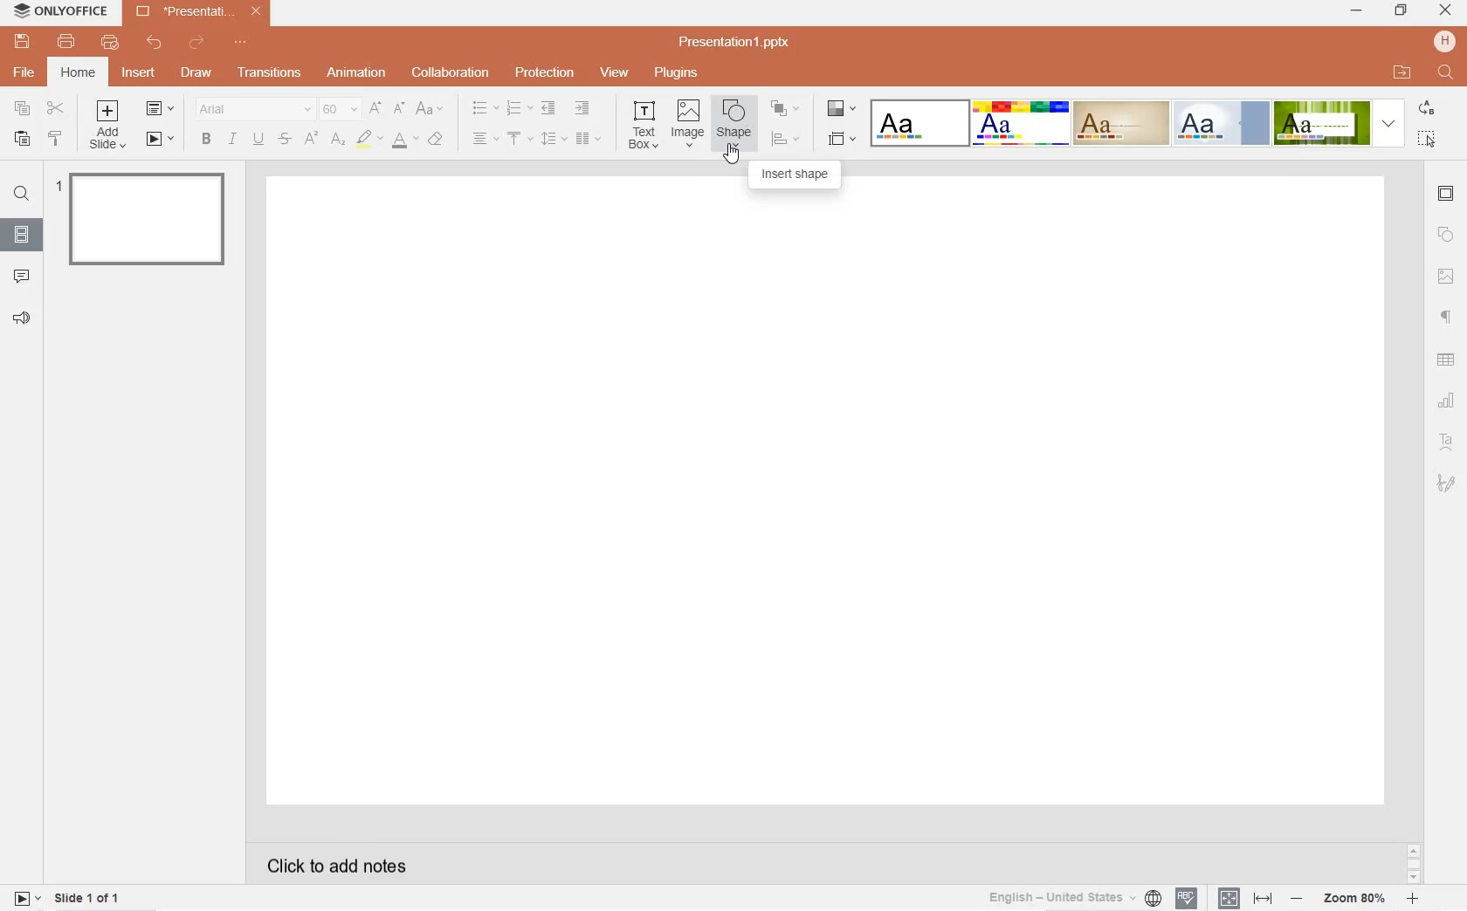 This screenshot has width=1467, height=911. Describe the element at coordinates (795, 175) in the screenshot. I see `insert shape` at that location.